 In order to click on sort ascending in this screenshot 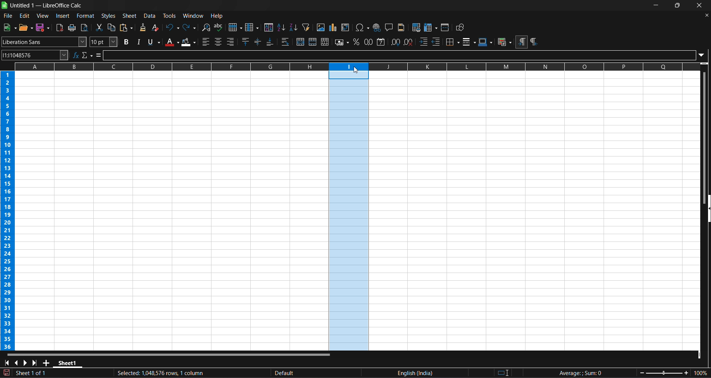, I will do `click(281, 27)`.